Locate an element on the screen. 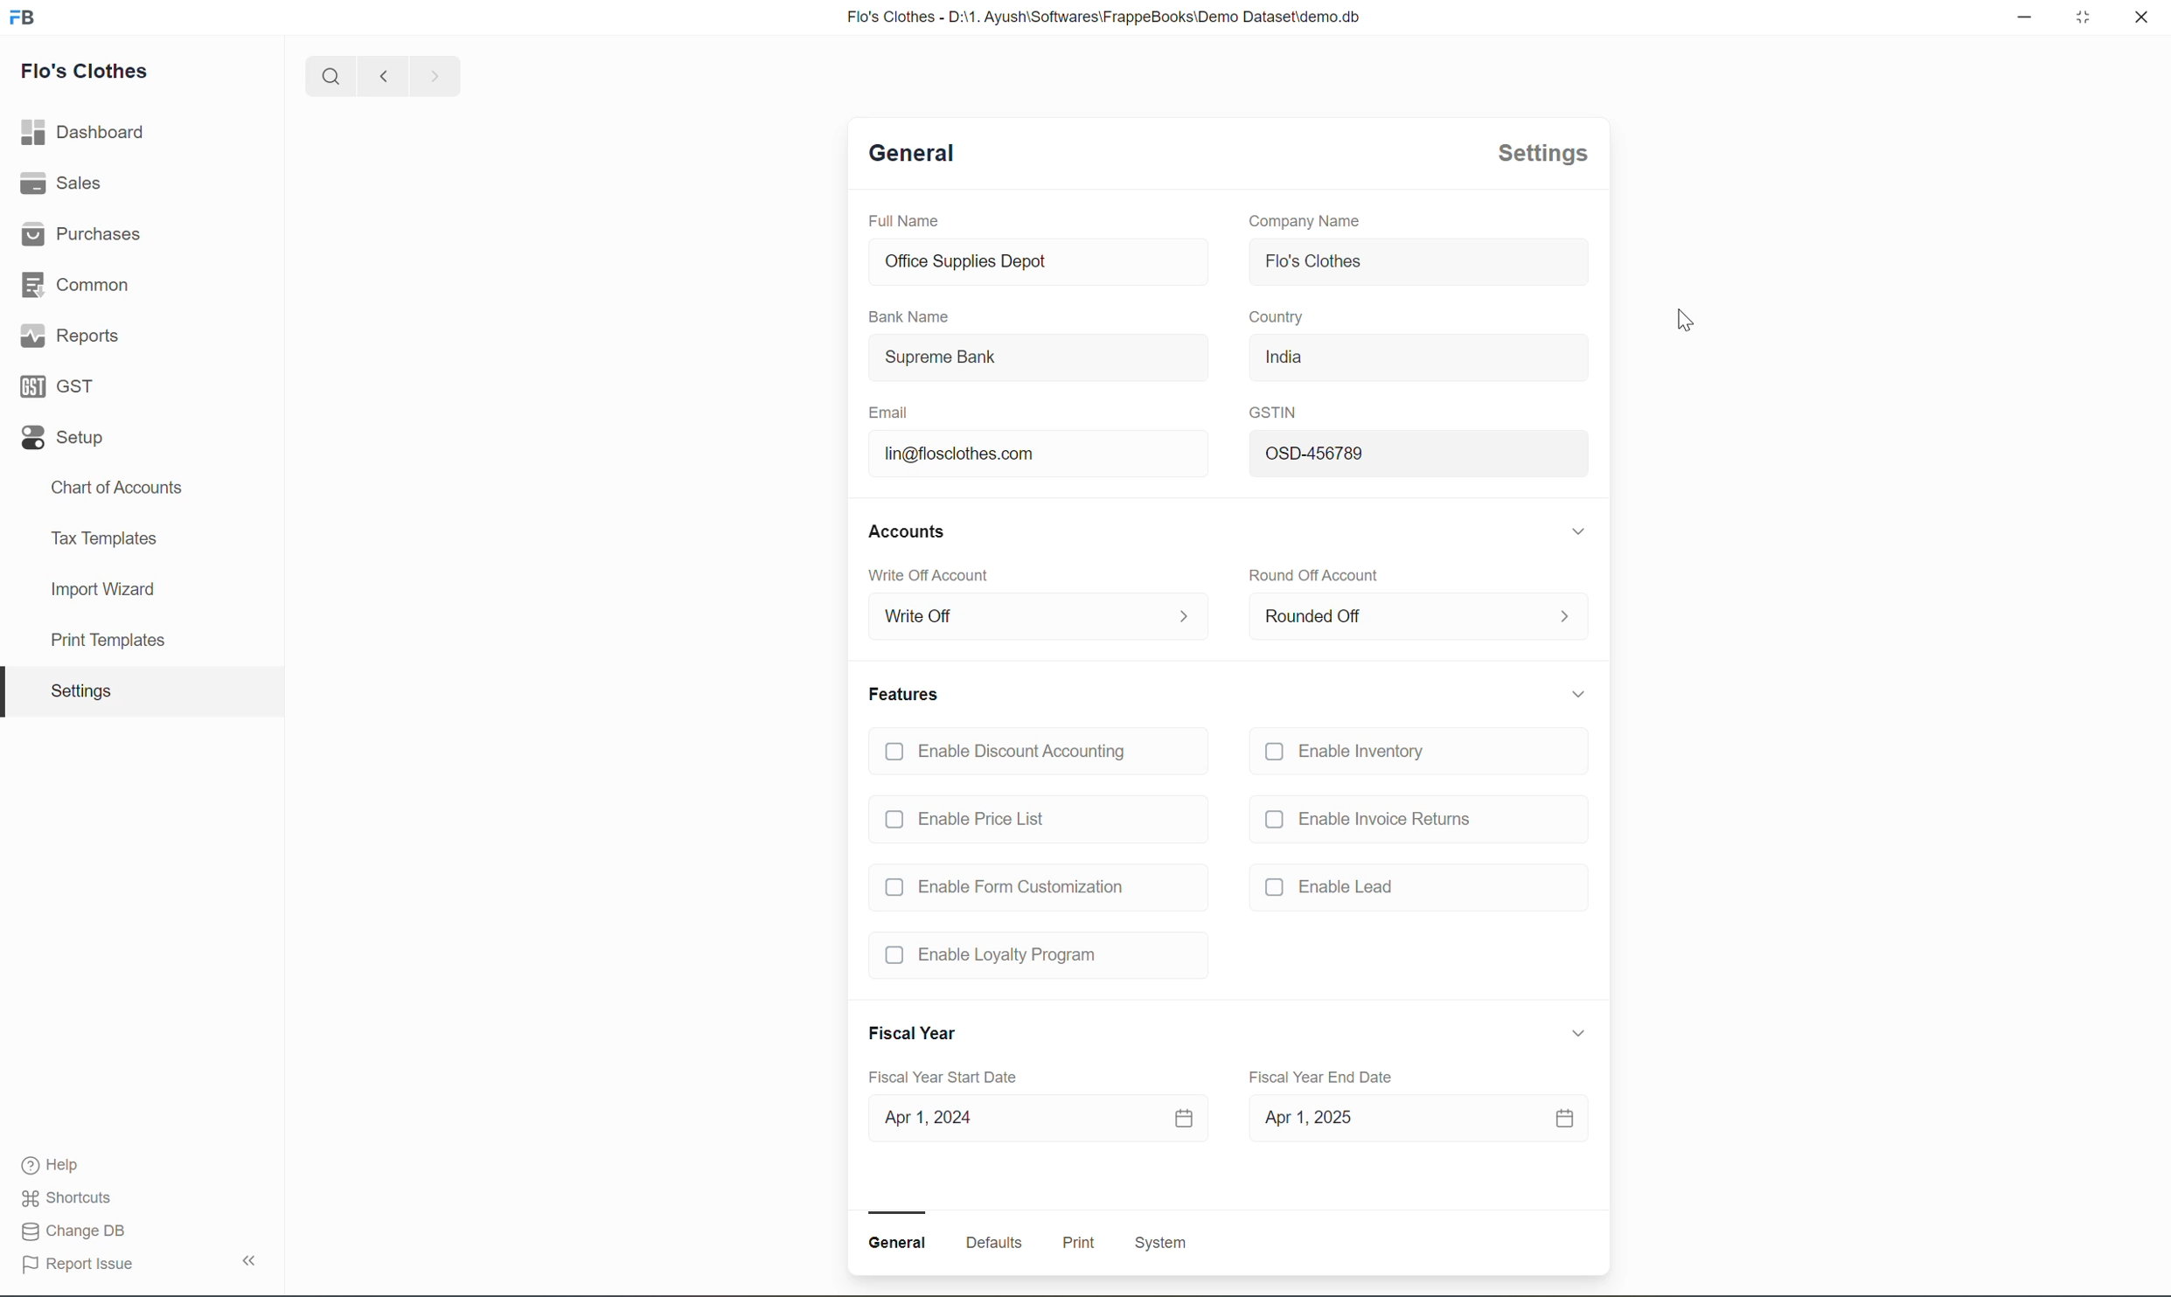 The width and height of the screenshot is (2171, 1297). Common is located at coordinates (75, 284).